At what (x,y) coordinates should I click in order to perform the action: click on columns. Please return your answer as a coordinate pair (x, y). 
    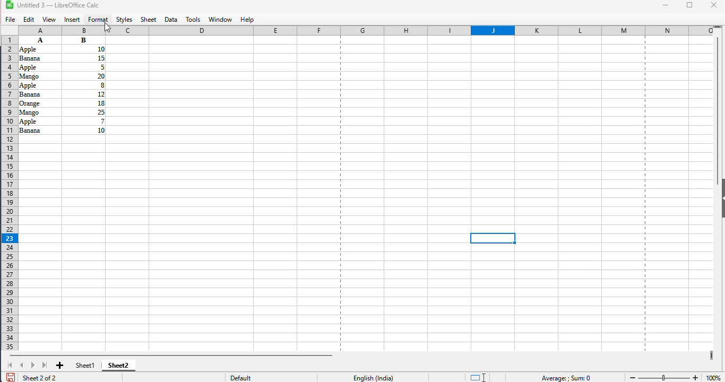
    Looking at the image, I should click on (374, 30).